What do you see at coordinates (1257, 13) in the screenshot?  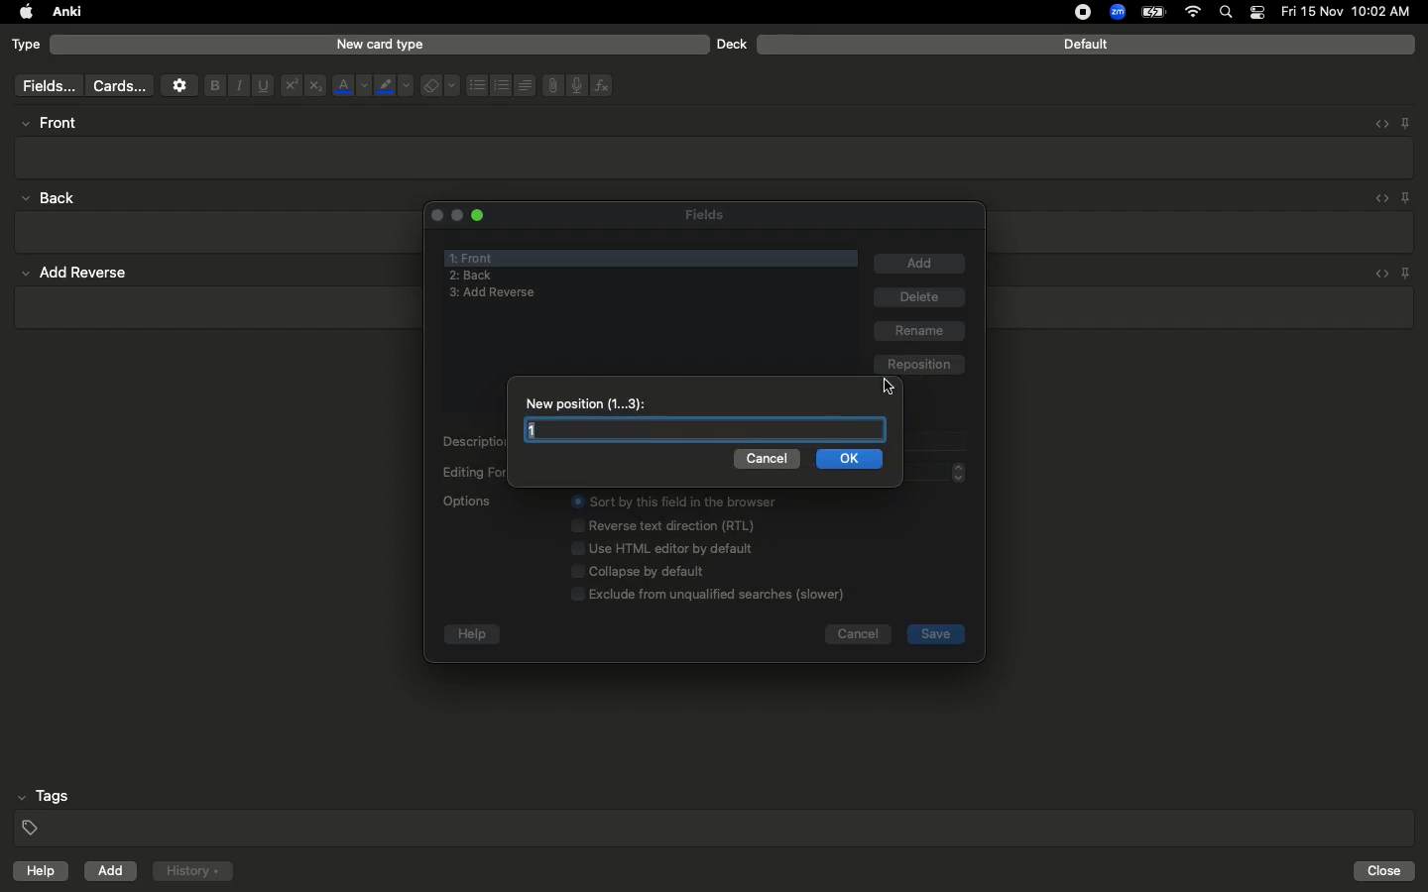 I see `Notification bar` at bounding box center [1257, 13].